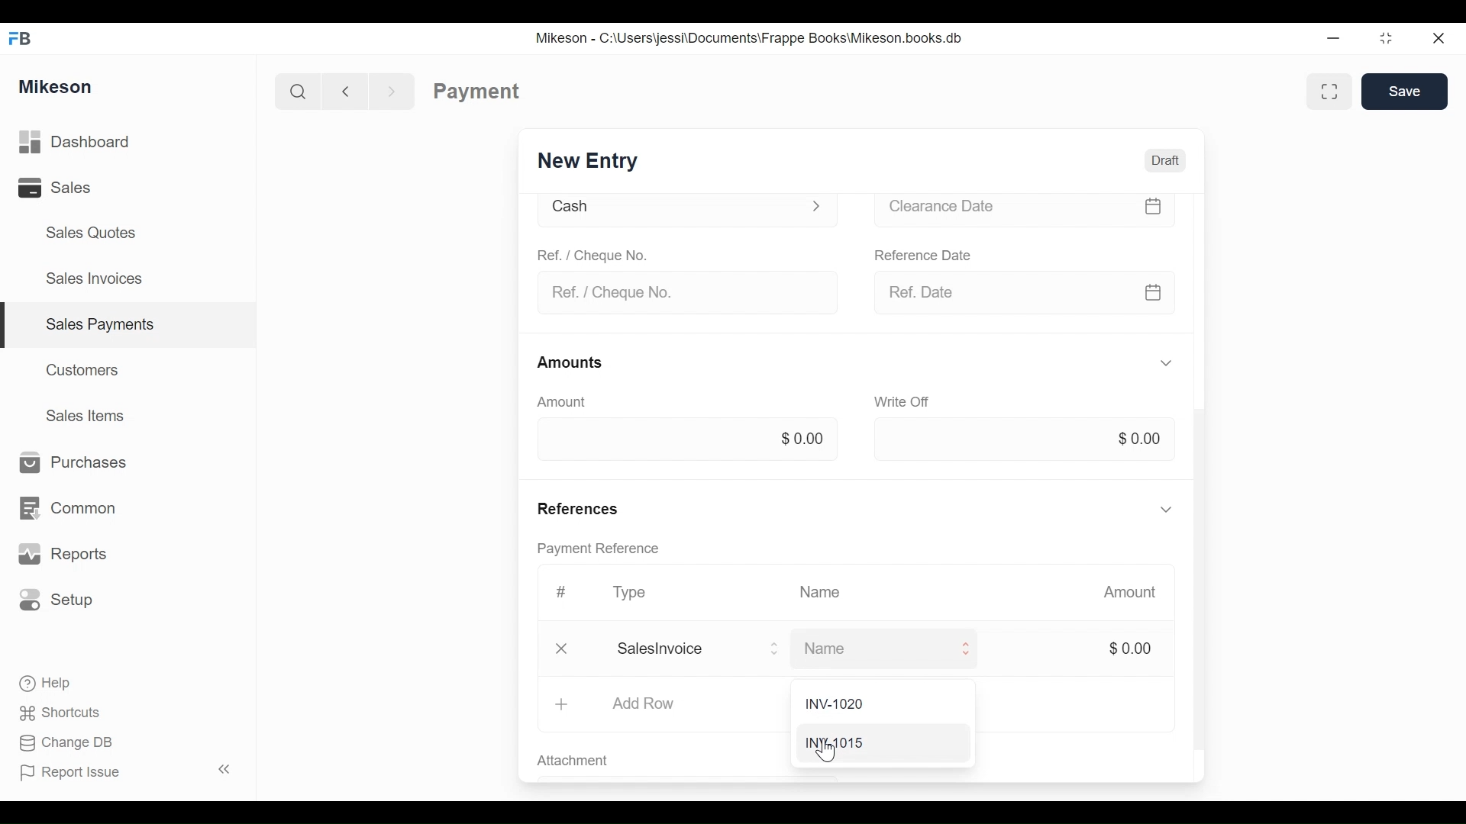 This screenshot has height=824, width=1466. Describe the element at coordinates (641, 705) in the screenshot. I see `Add Row` at that location.